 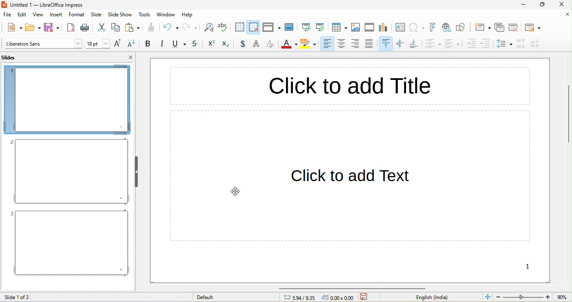 I want to click on current slide, so click(x=321, y=26).